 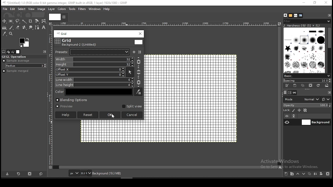 I want to click on line width:4, so click(x=94, y=80).